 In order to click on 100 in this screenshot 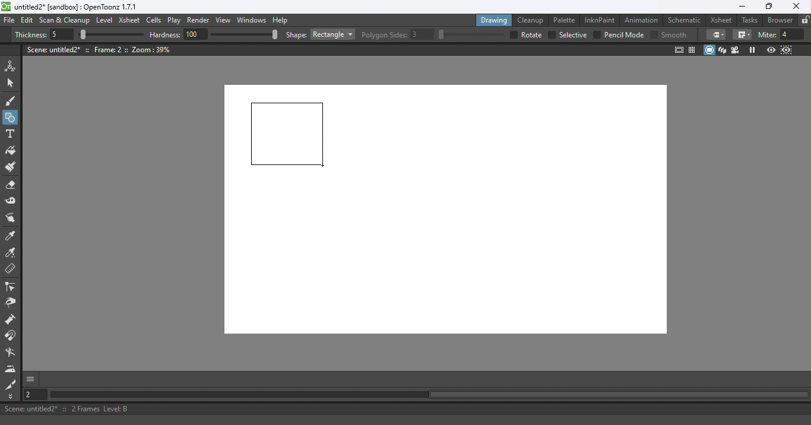, I will do `click(196, 34)`.